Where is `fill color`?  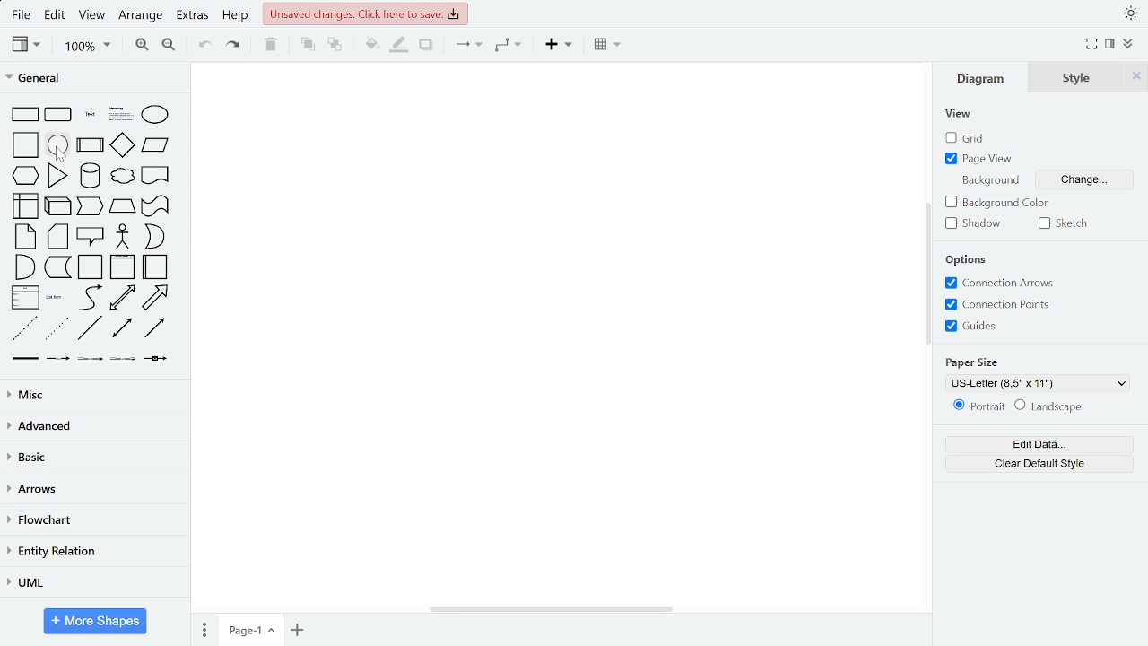 fill color is located at coordinates (372, 46).